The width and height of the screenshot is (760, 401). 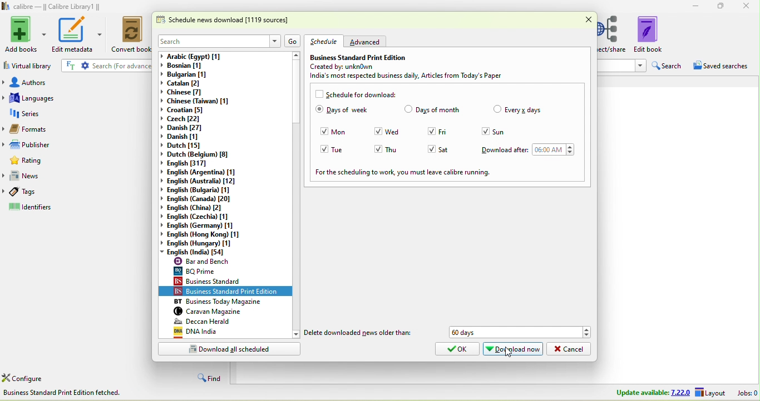 What do you see at coordinates (190, 84) in the screenshot?
I see `catalan[2]` at bounding box center [190, 84].